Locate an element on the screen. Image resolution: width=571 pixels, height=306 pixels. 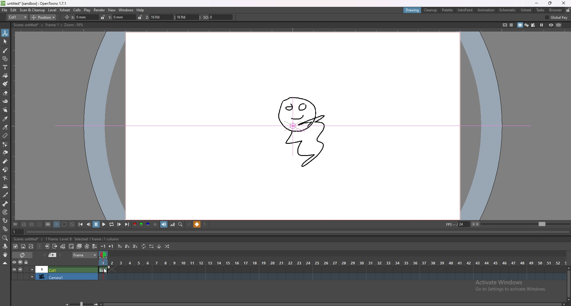
keyframe is located at coordinates (104, 270).